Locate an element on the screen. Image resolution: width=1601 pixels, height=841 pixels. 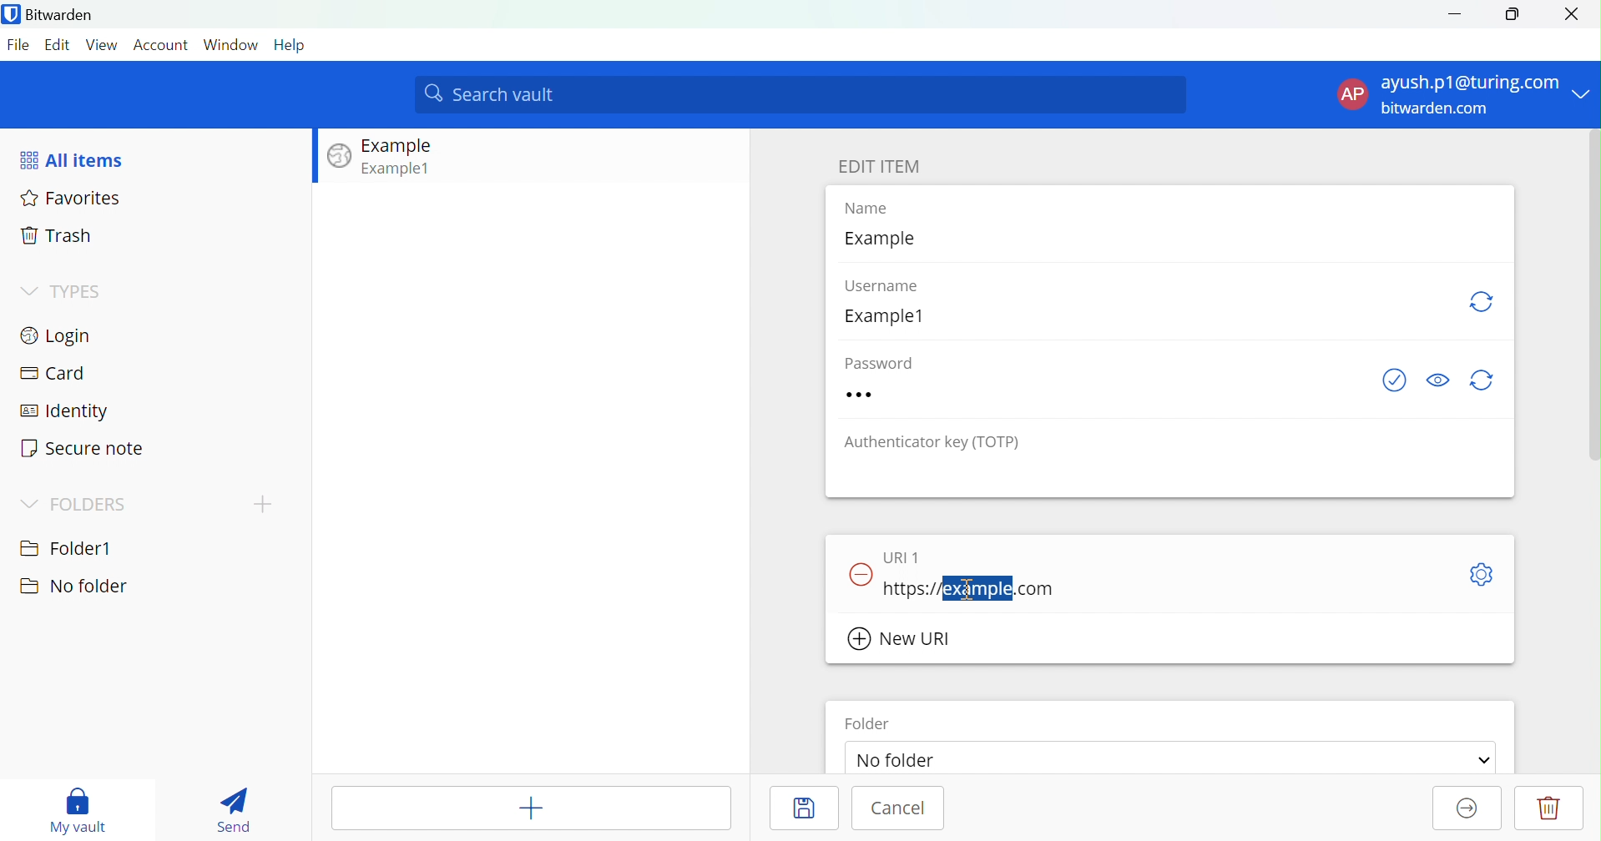
Password is located at coordinates (887, 361).